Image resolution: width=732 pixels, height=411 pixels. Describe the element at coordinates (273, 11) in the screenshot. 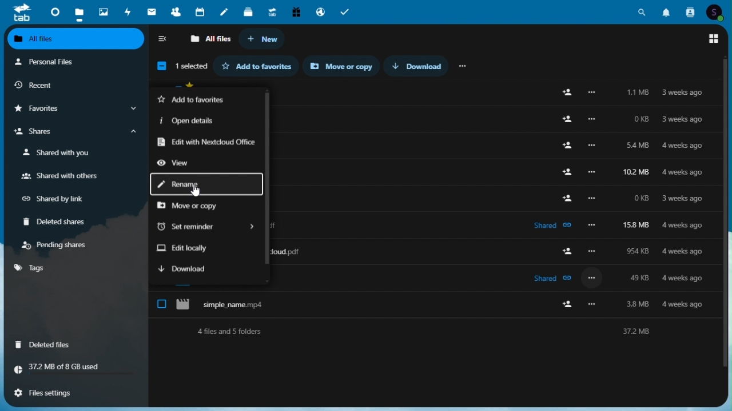

I see `upgrade` at that location.